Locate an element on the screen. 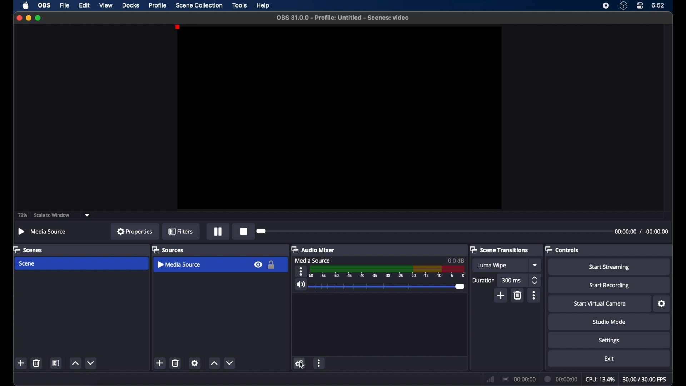 Image resolution: width=686 pixels, height=386 pixels. mediasourcce is located at coordinates (312, 260).